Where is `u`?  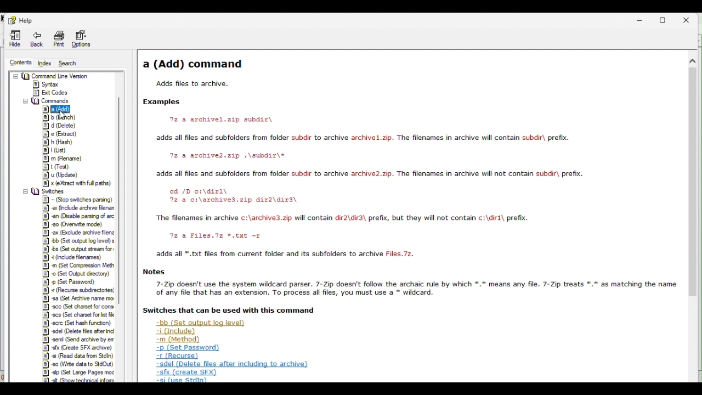 u is located at coordinates (65, 175).